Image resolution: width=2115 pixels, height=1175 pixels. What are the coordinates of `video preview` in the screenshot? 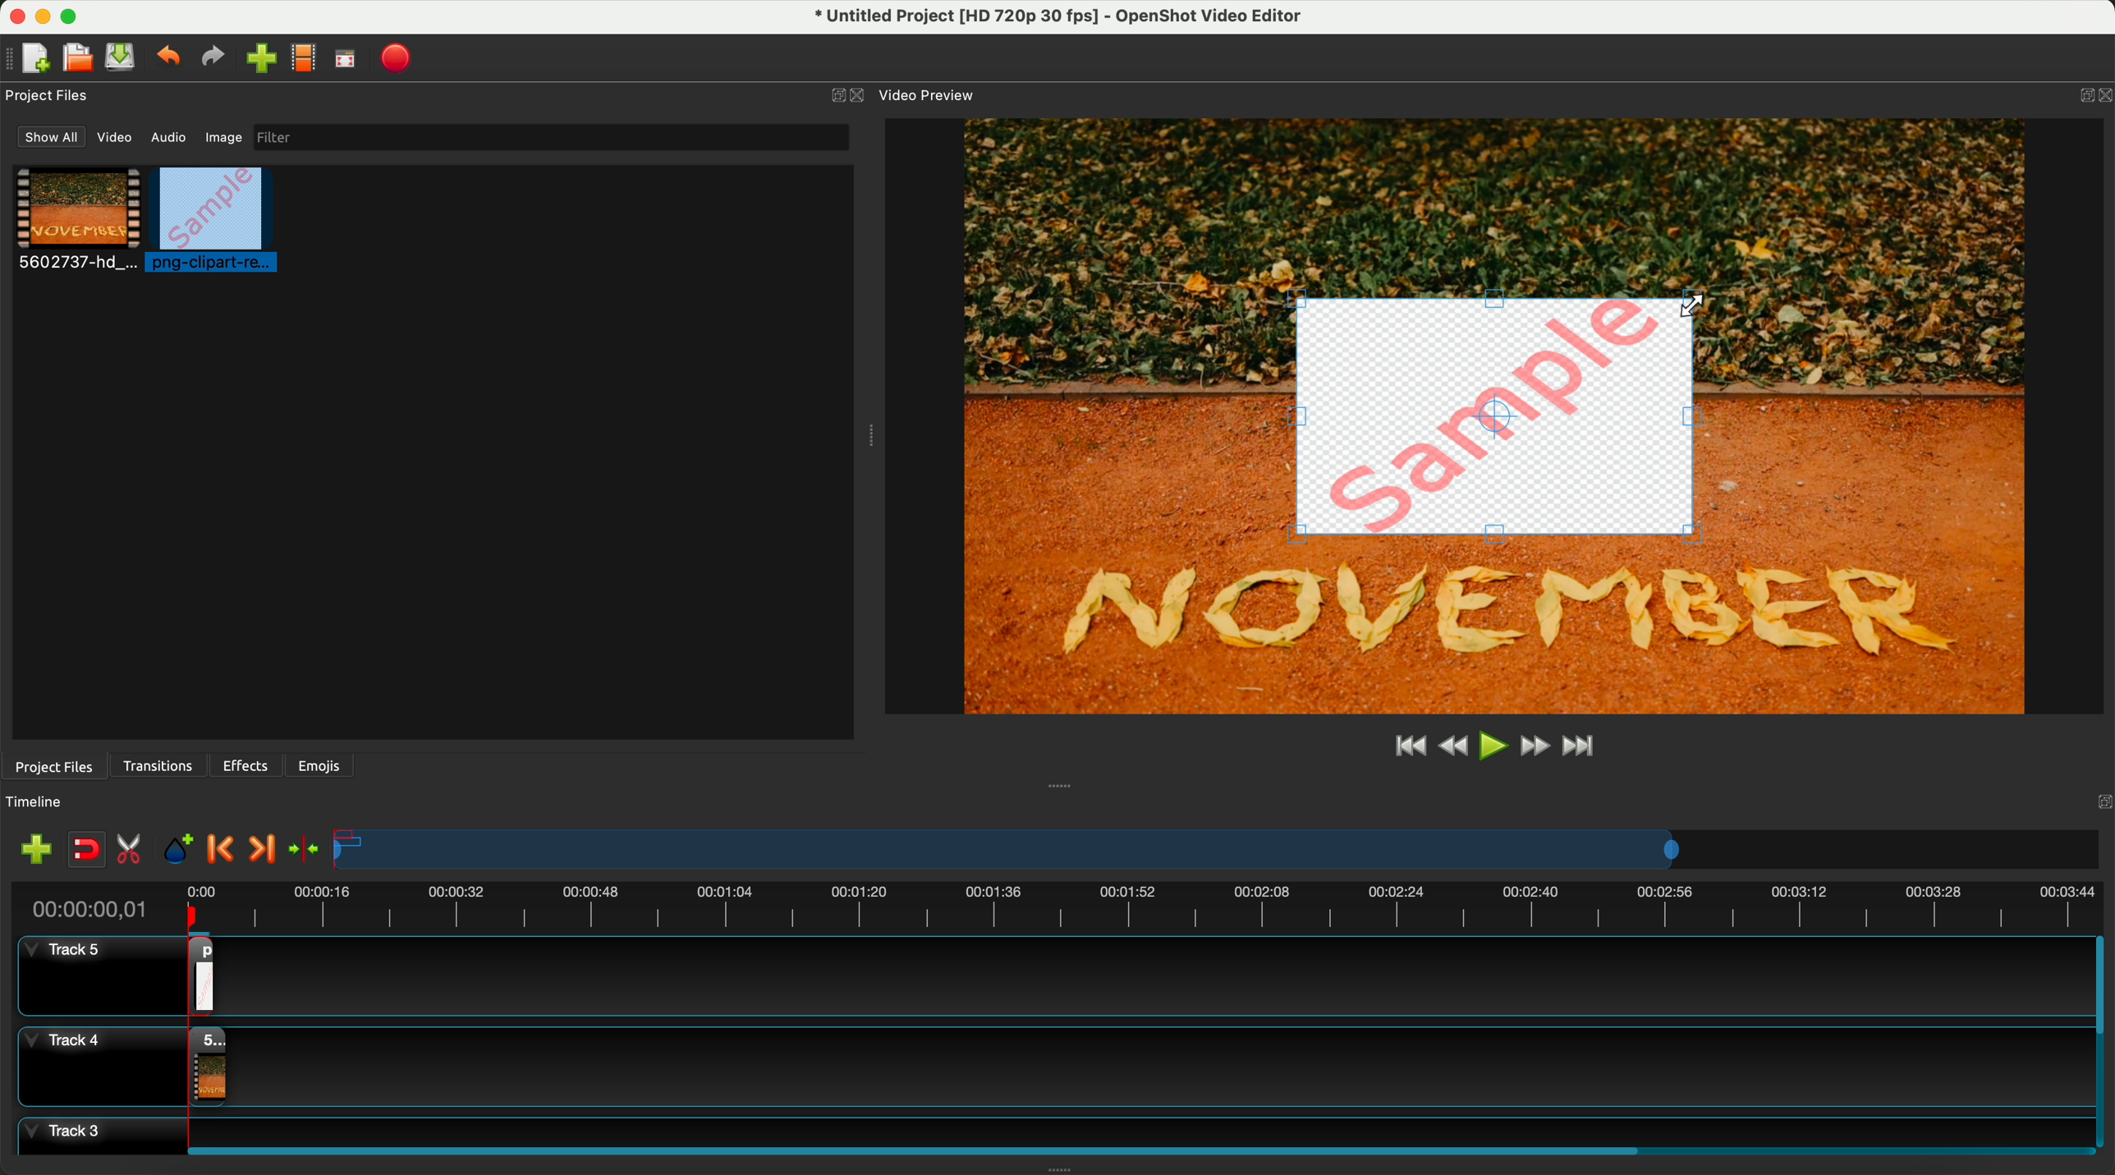 It's located at (925, 95).